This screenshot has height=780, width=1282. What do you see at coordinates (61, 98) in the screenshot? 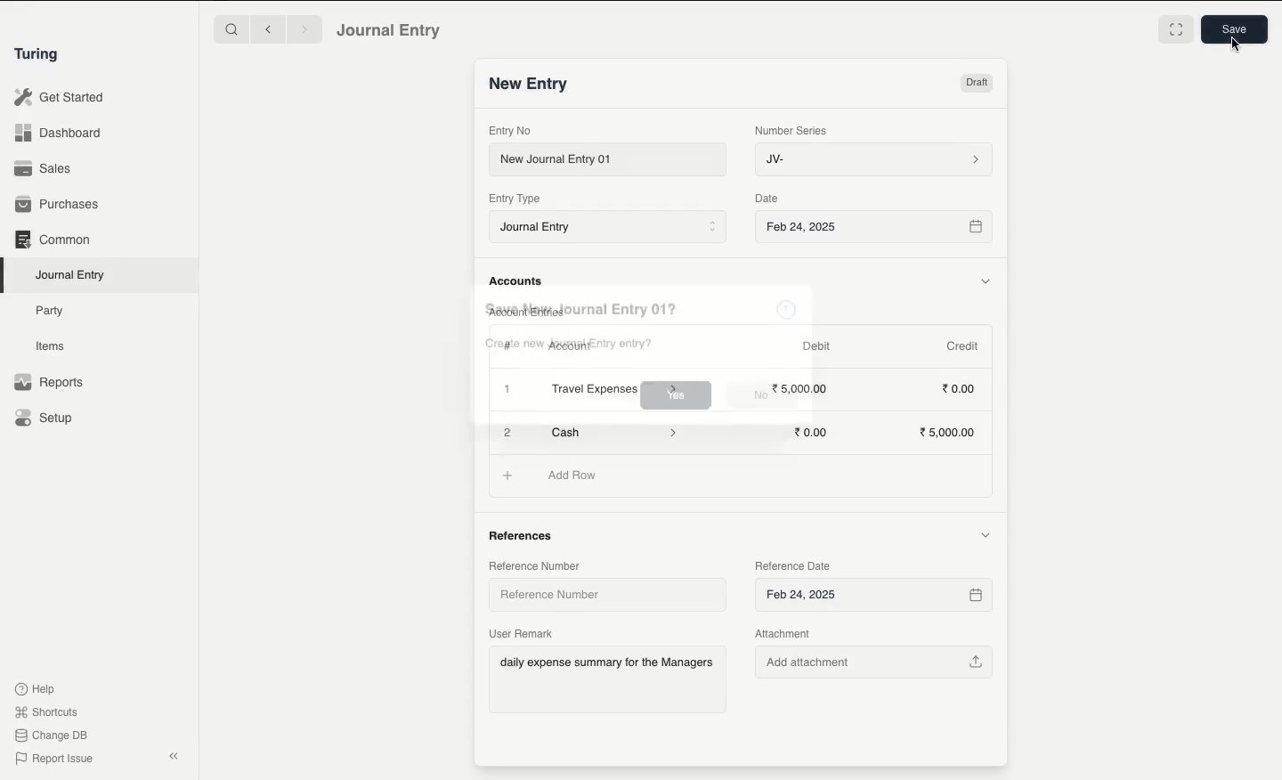
I see `Get Started` at bounding box center [61, 98].